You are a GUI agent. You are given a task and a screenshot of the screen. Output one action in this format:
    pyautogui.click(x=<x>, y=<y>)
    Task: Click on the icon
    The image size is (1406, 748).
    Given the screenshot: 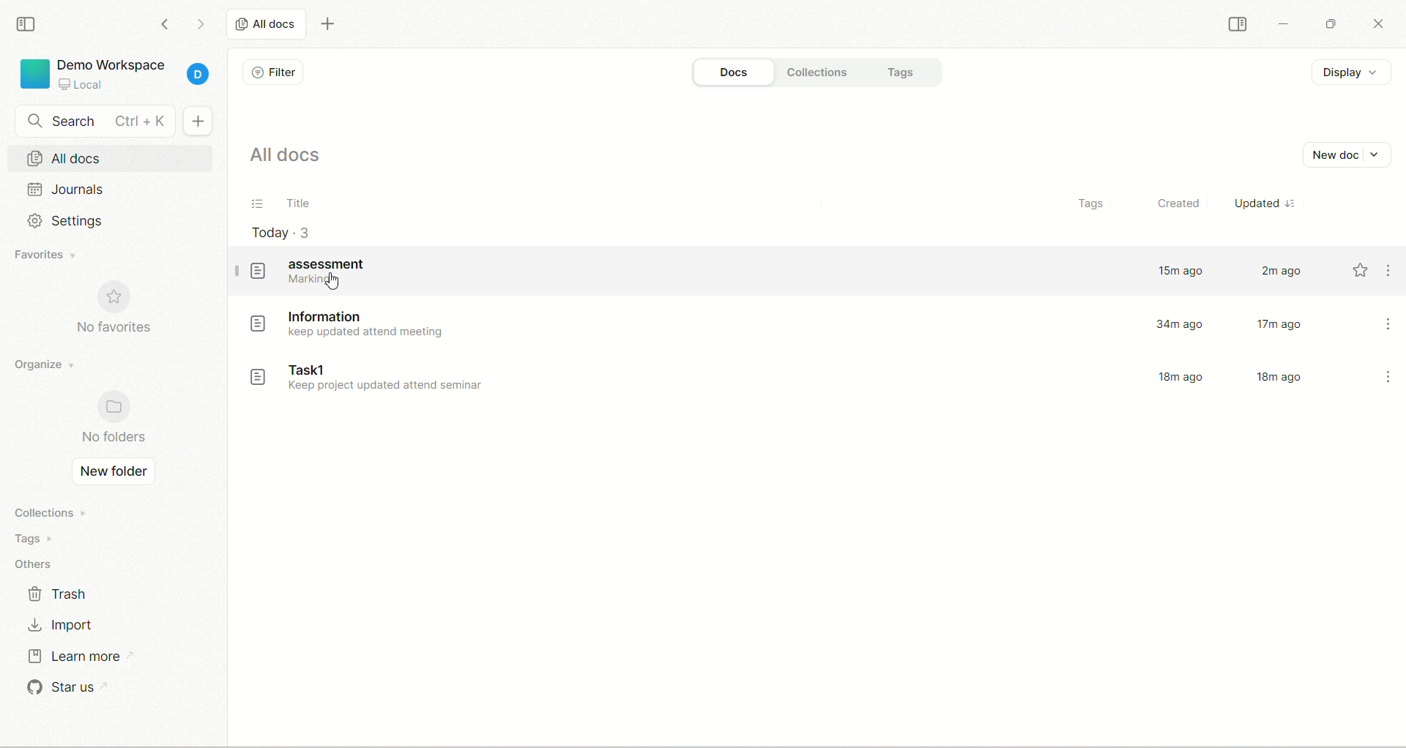 What is the action you would take?
    pyautogui.click(x=117, y=297)
    